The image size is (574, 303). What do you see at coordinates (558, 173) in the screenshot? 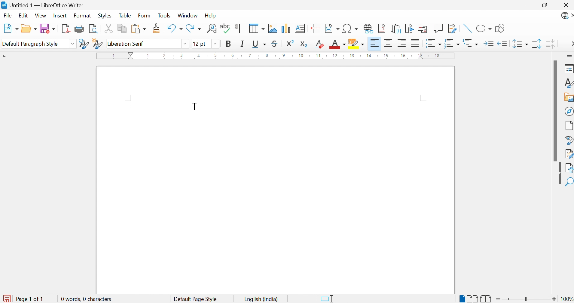
I see `Hide` at bounding box center [558, 173].